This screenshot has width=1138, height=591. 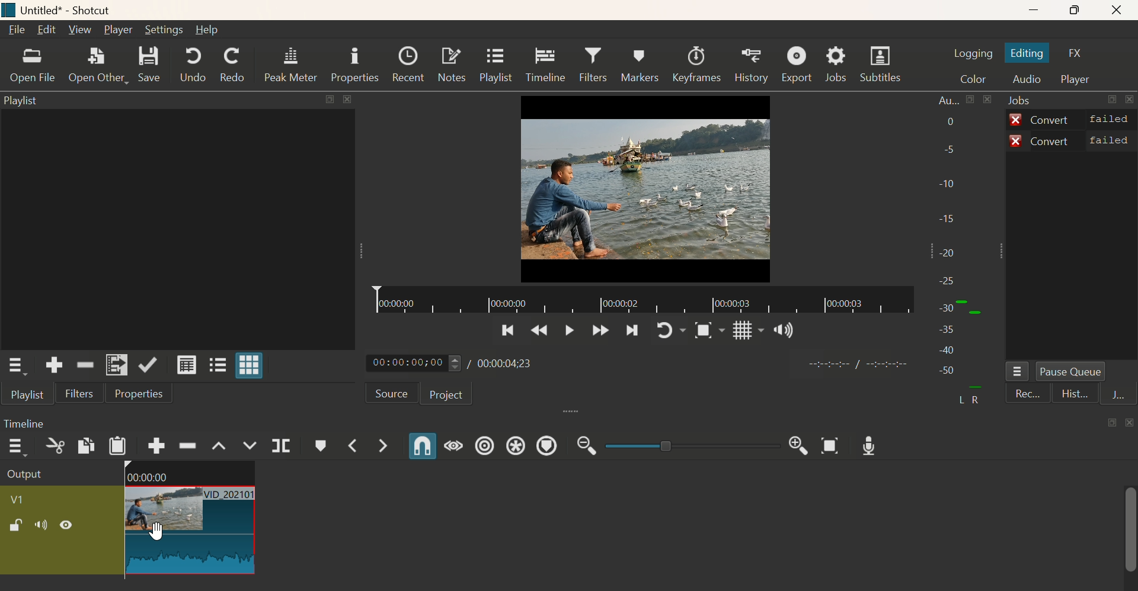 What do you see at coordinates (407, 65) in the screenshot?
I see `Recent` at bounding box center [407, 65].